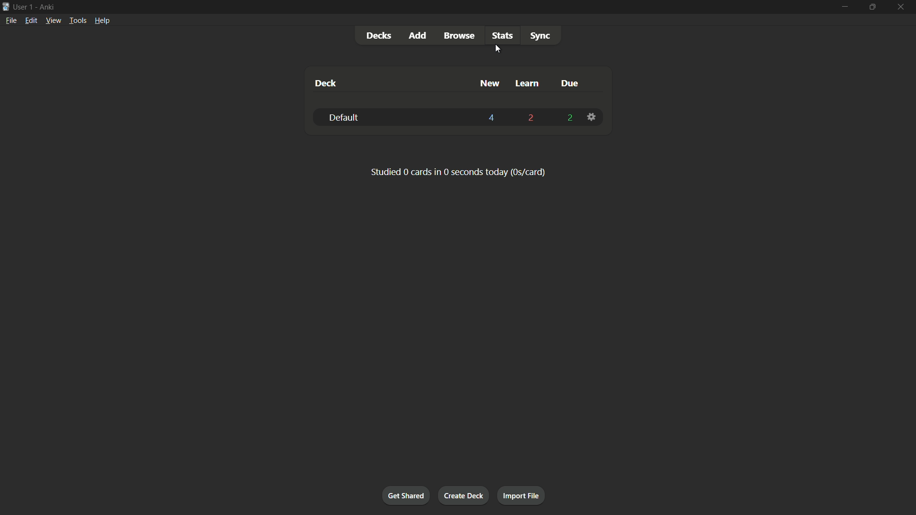 The height and width of the screenshot is (515, 916). Describe the element at coordinates (540, 36) in the screenshot. I see `sync` at that location.